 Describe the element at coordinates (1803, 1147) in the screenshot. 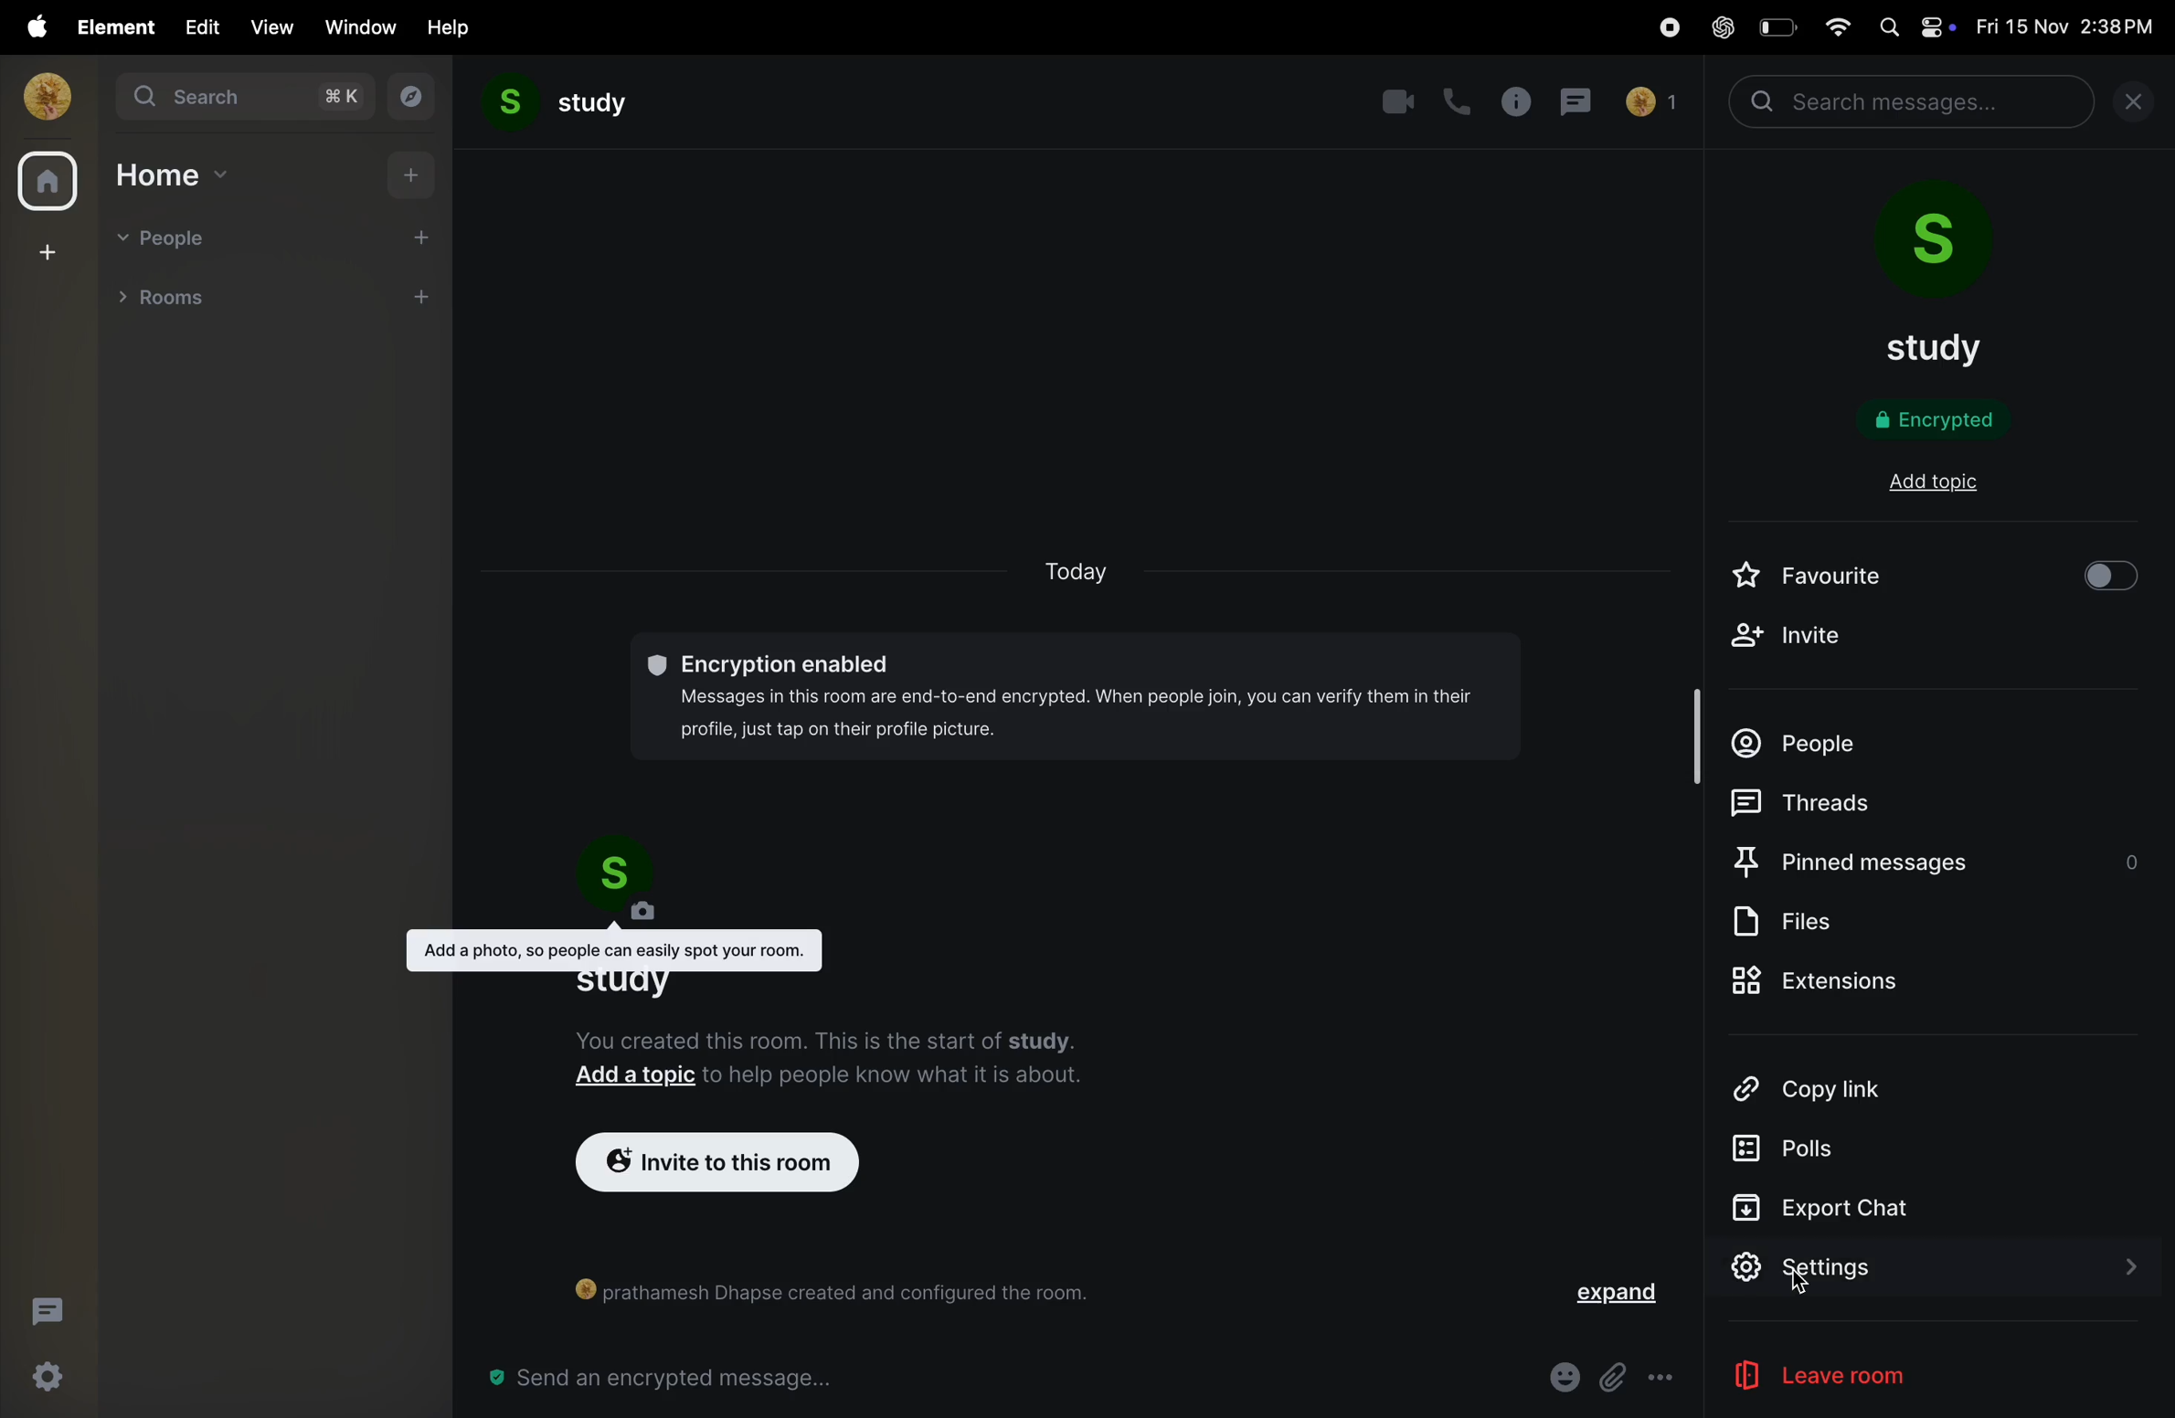

I see `polls` at that location.